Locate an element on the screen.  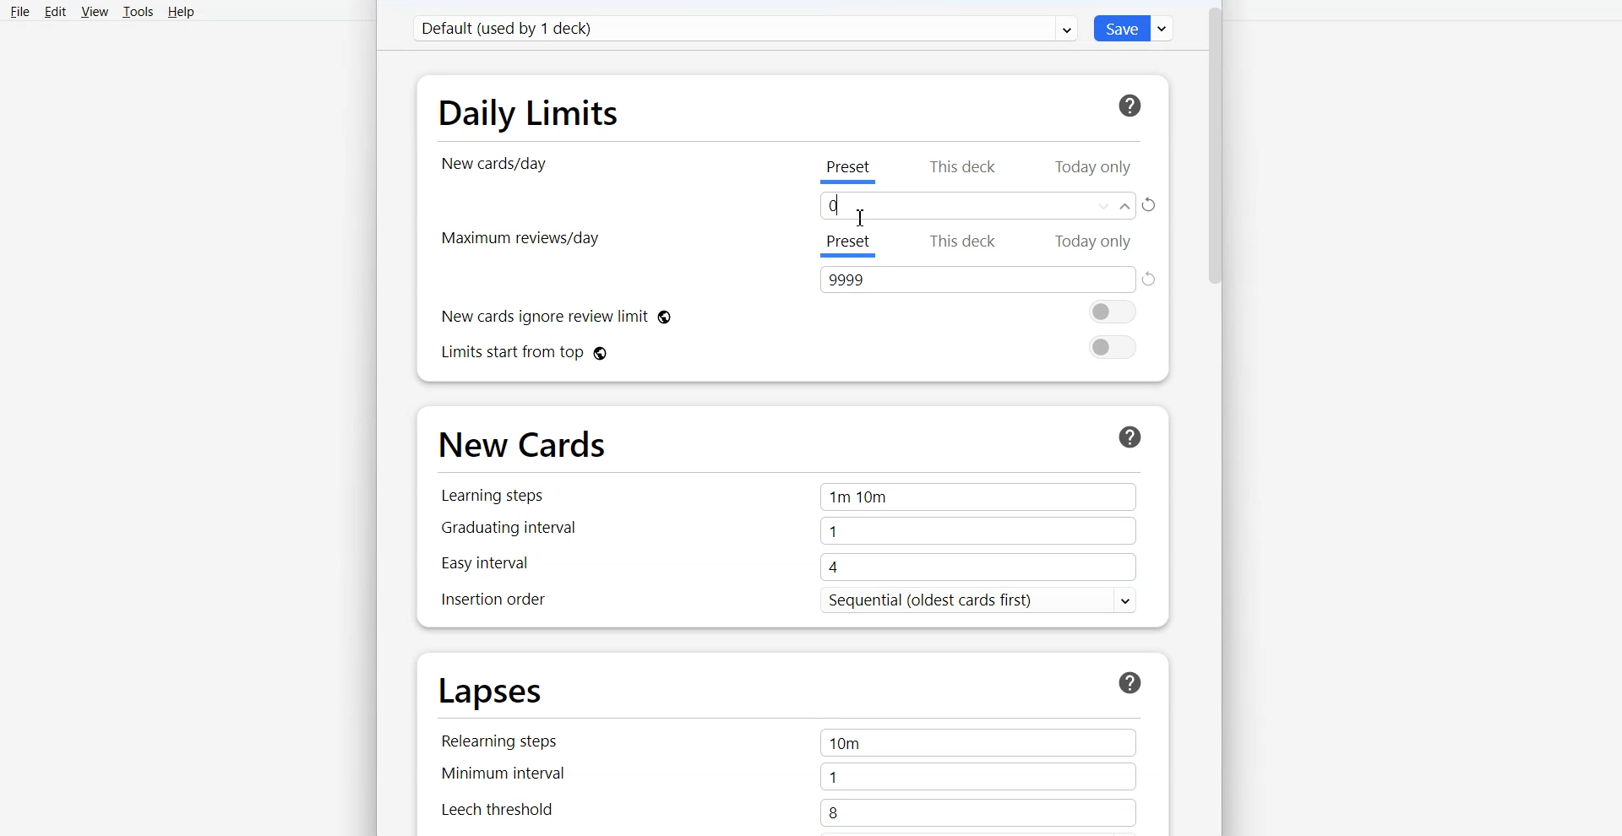
Help is located at coordinates (179, 12).